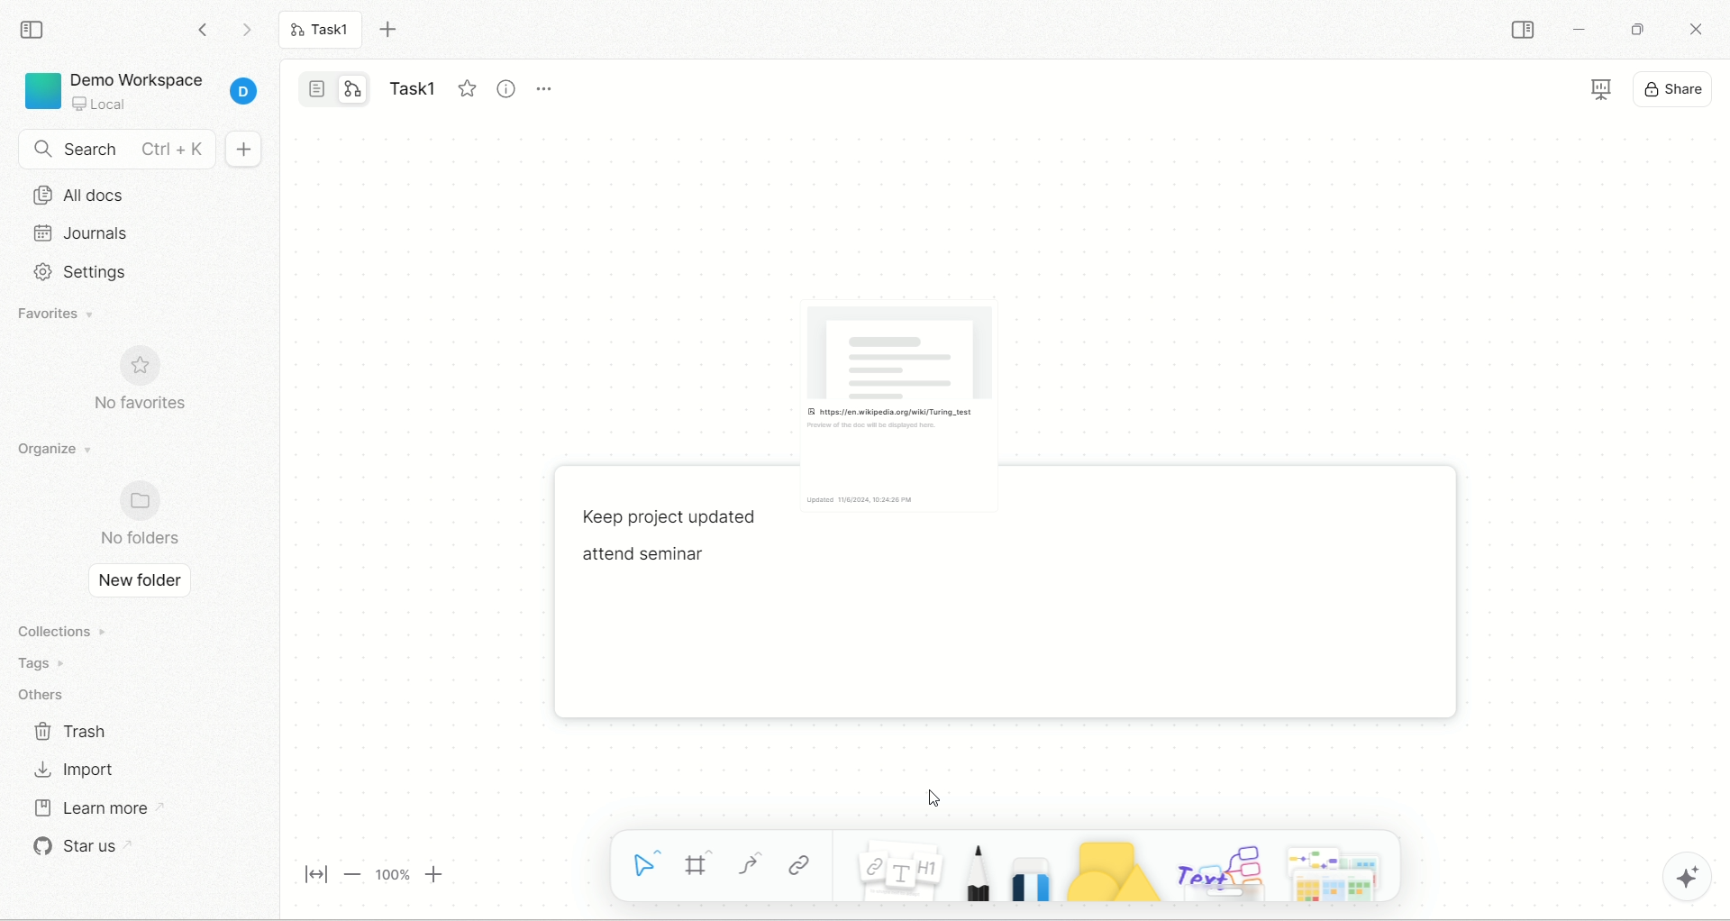 The width and height of the screenshot is (1730, 921). I want to click on account, so click(244, 93).